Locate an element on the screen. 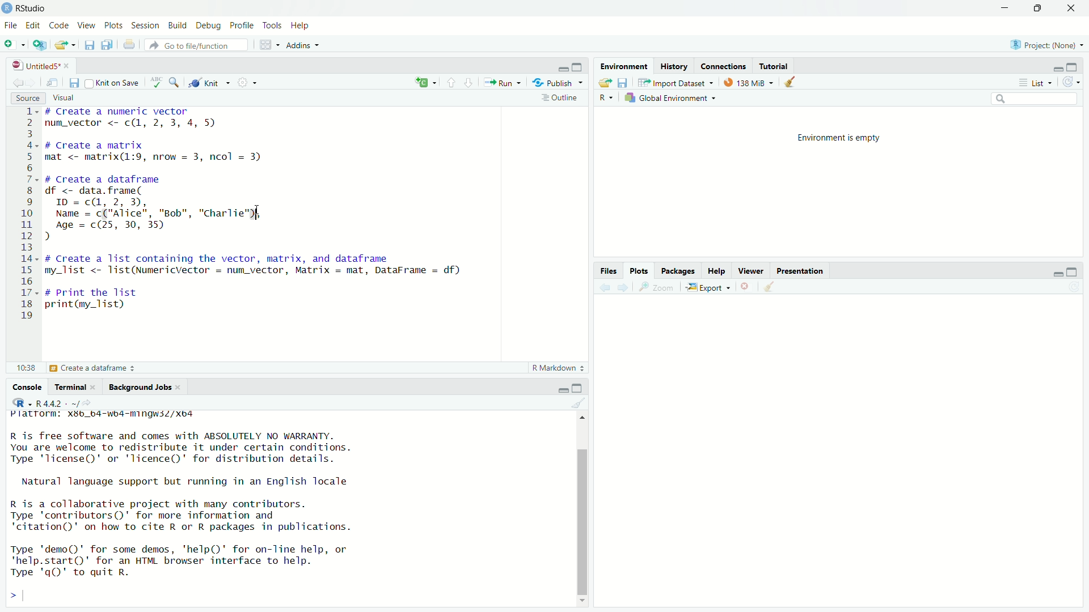 This screenshot has height=612, width=1089. close is located at coordinates (750, 287).